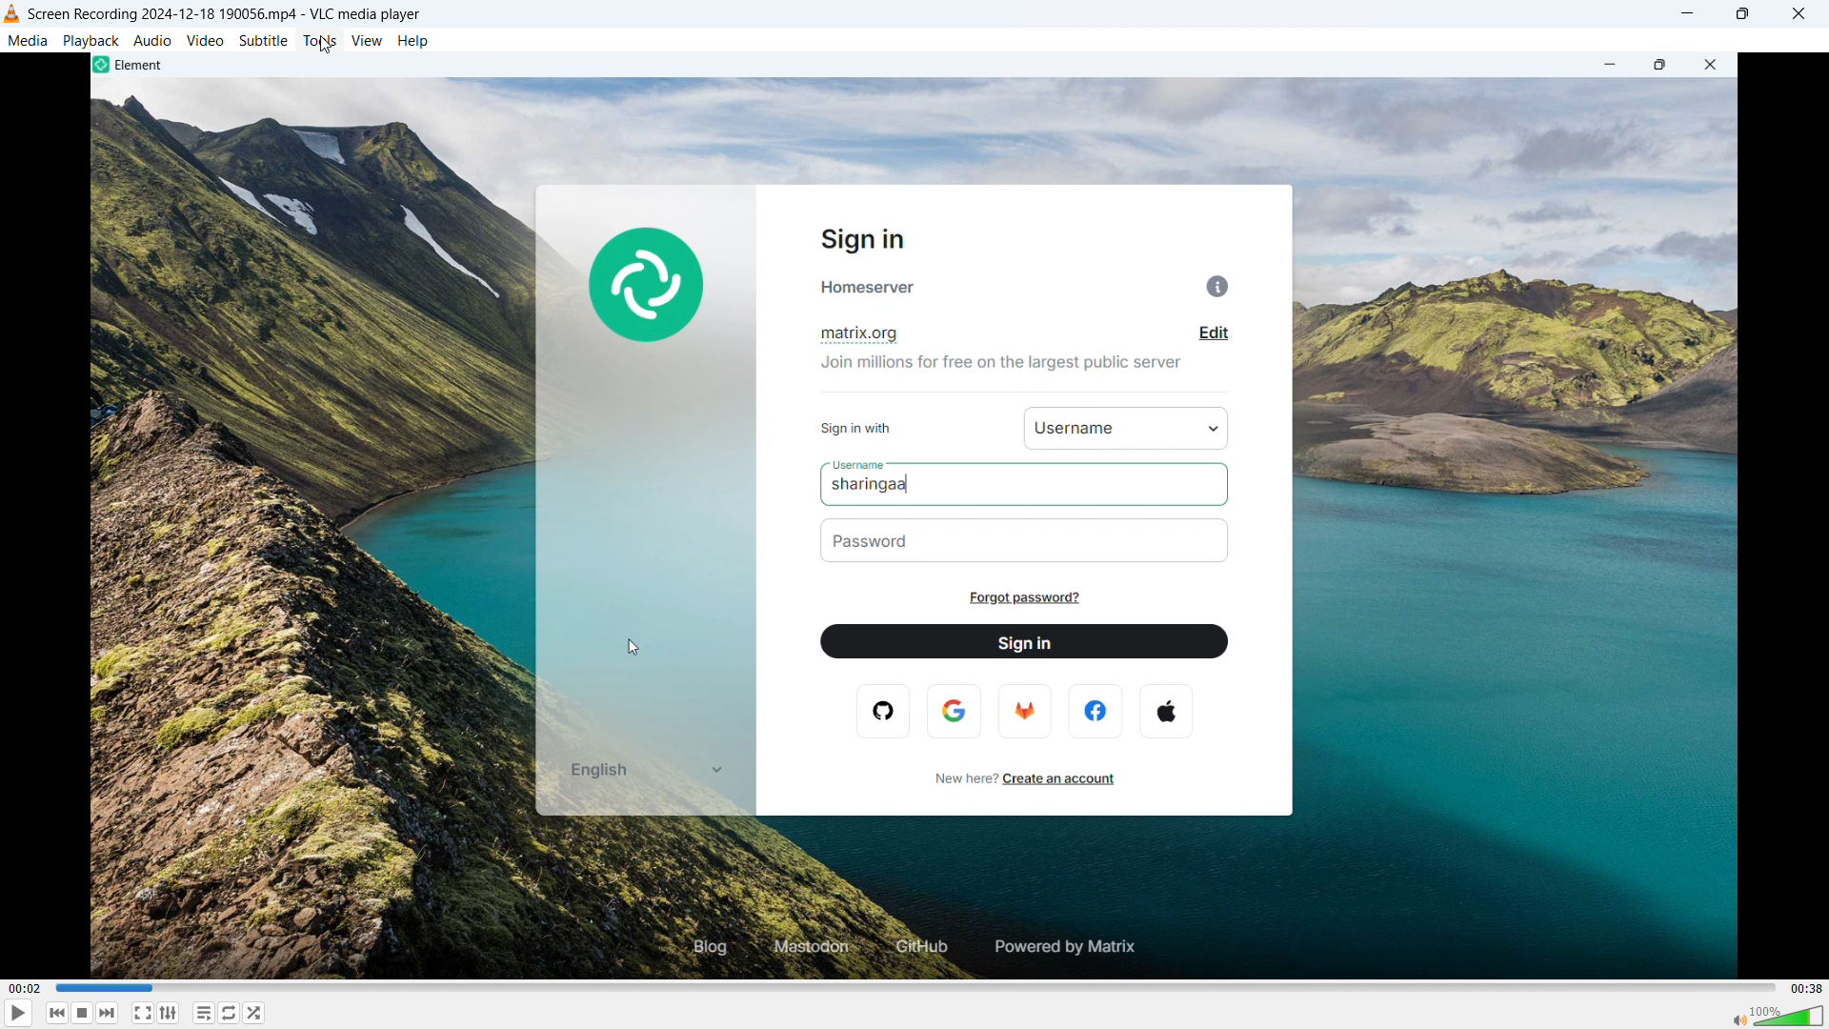 The image size is (1829, 1029). I want to click on close, so click(1704, 66).